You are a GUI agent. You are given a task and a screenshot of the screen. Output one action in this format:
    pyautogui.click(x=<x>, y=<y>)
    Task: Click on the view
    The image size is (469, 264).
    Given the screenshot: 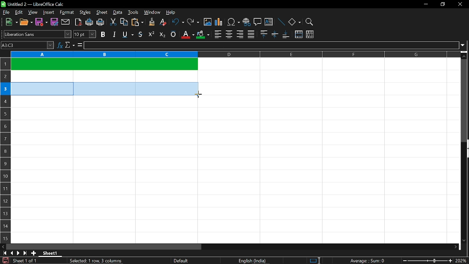 What is the action you would take?
    pyautogui.click(x=32, y=12)
    